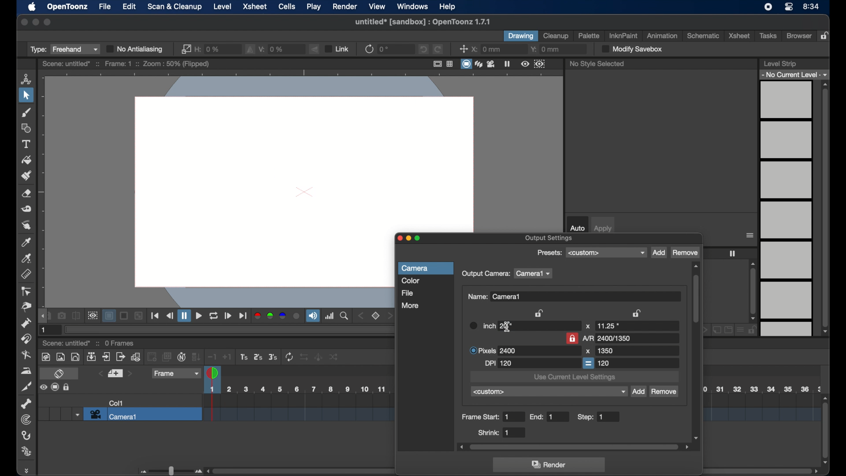 The image size is (846, 476). What do you see at coordinates (410, 305) in the screenshot?
I see `more` at bounding box center [410, 305].